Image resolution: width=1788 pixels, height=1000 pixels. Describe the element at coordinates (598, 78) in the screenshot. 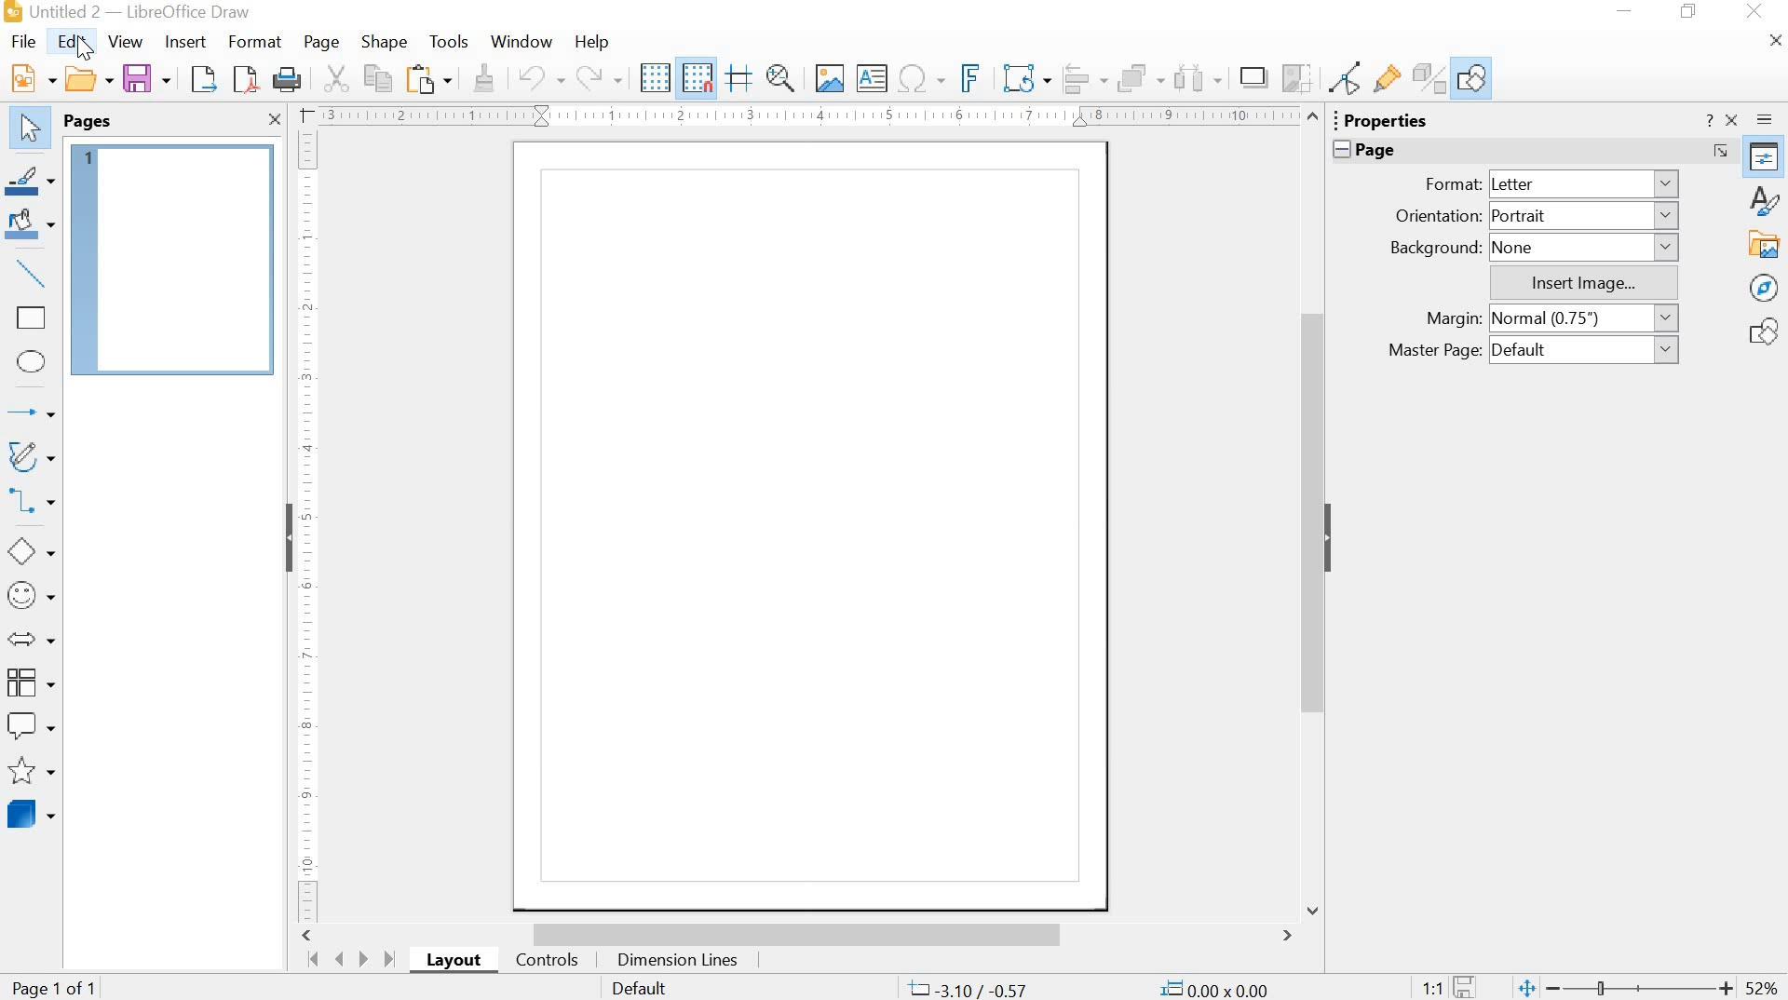

I see `Redo` at that location.